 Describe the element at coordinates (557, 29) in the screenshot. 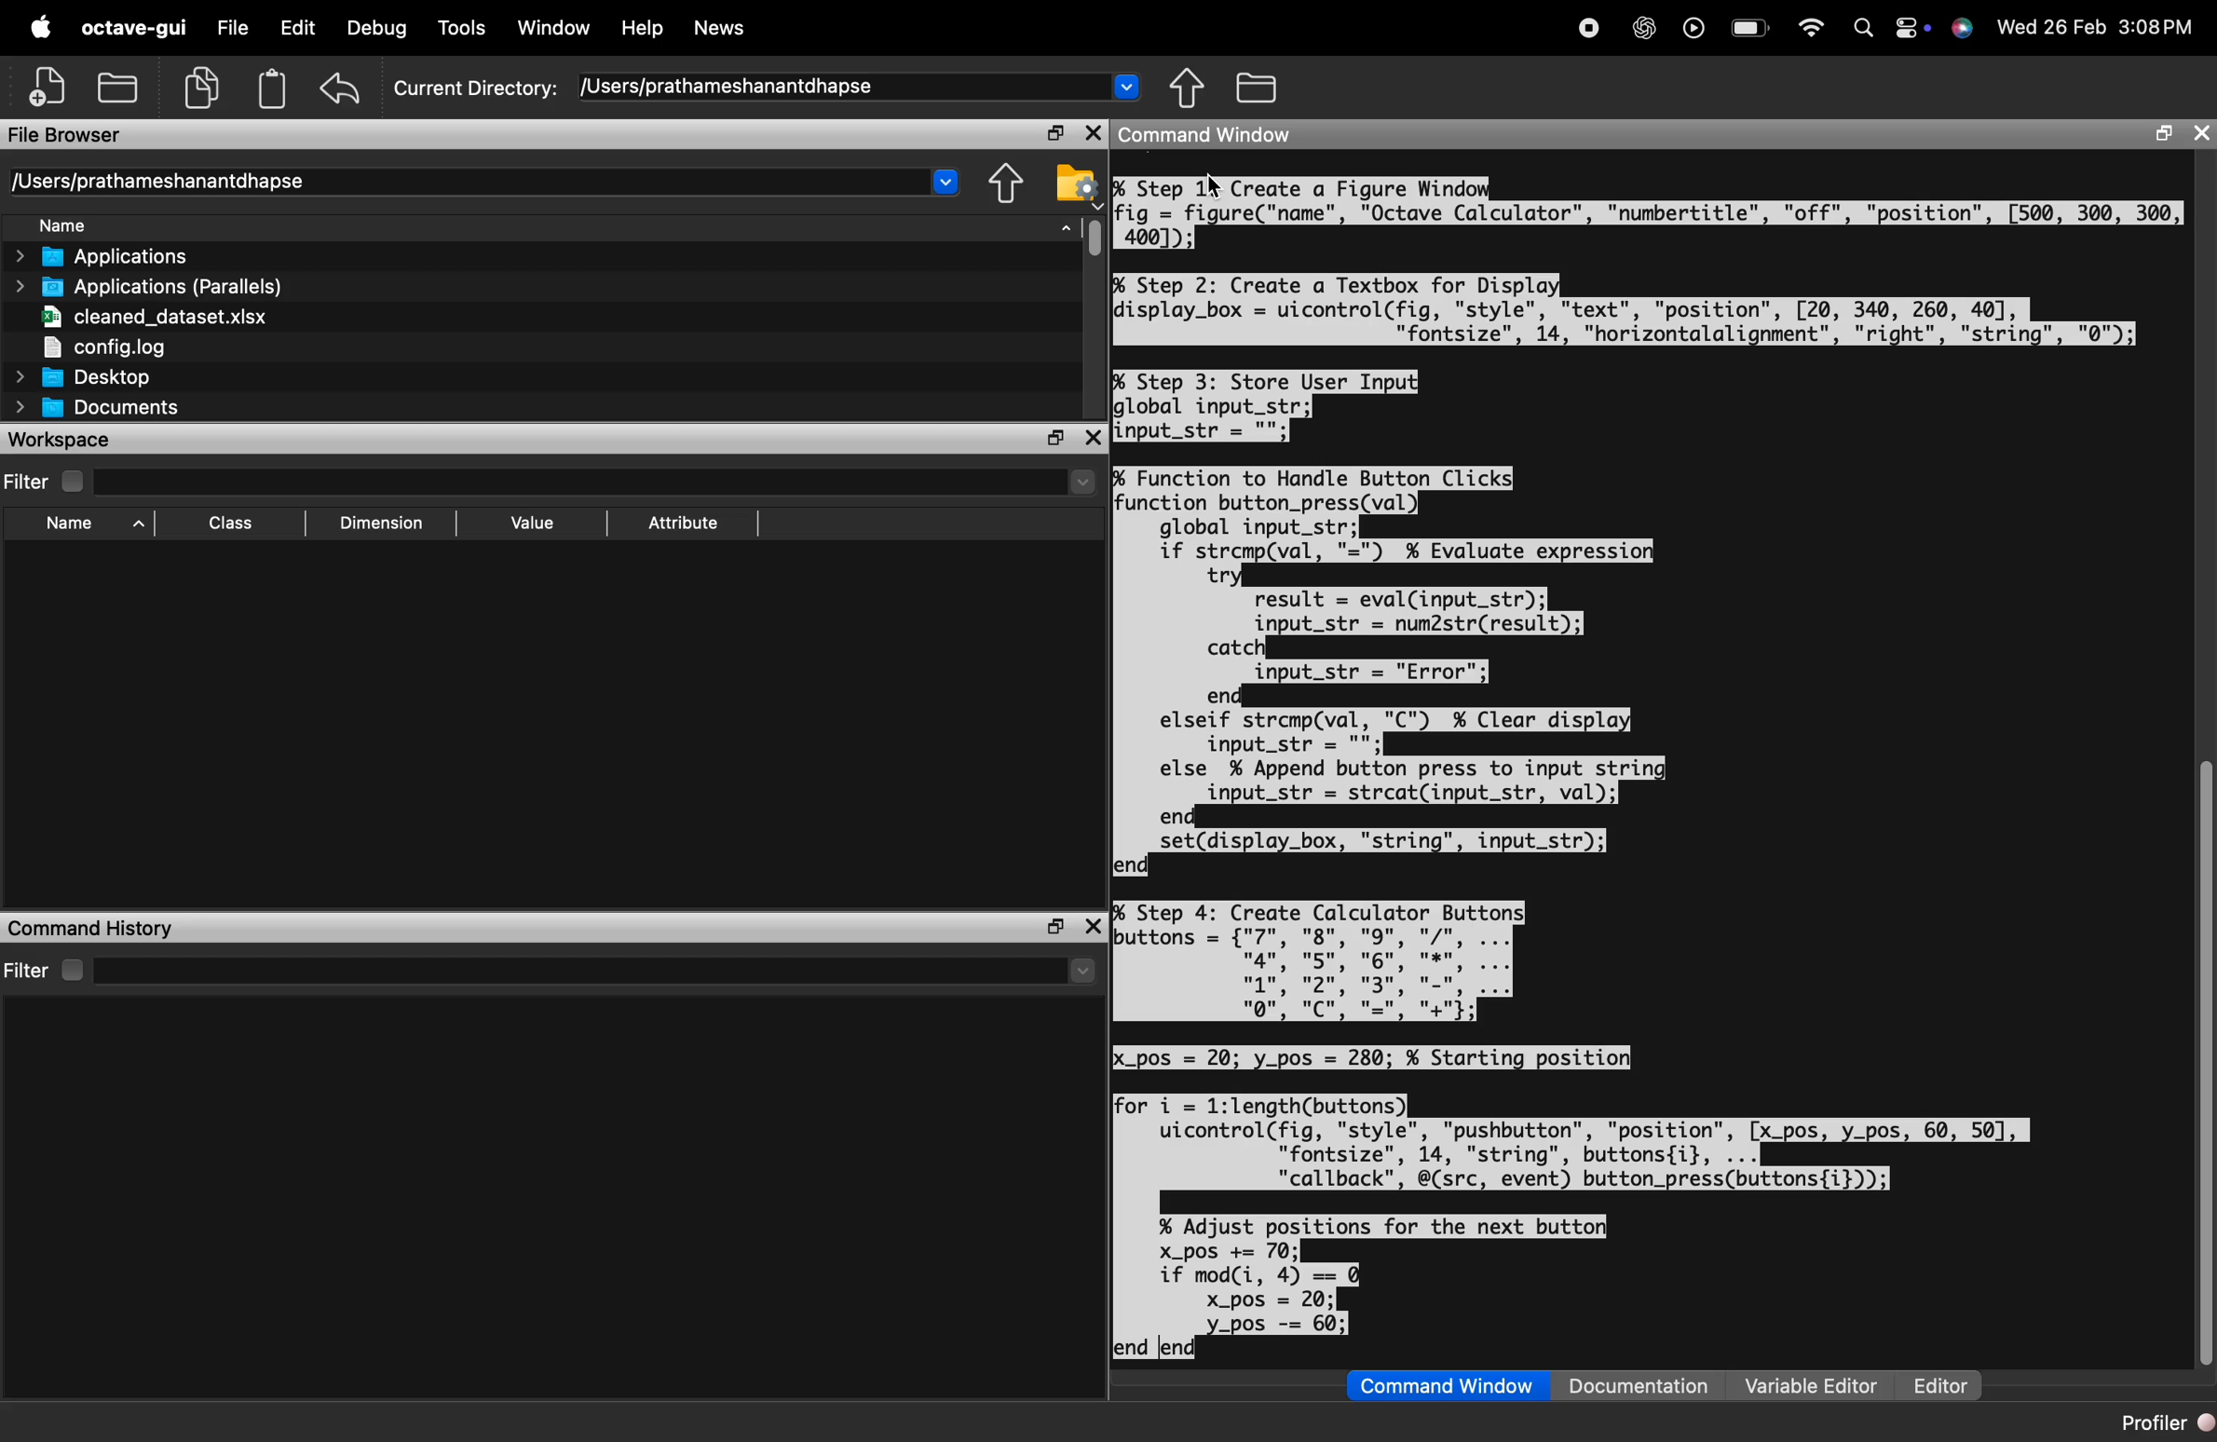

I see `Window` at that location.